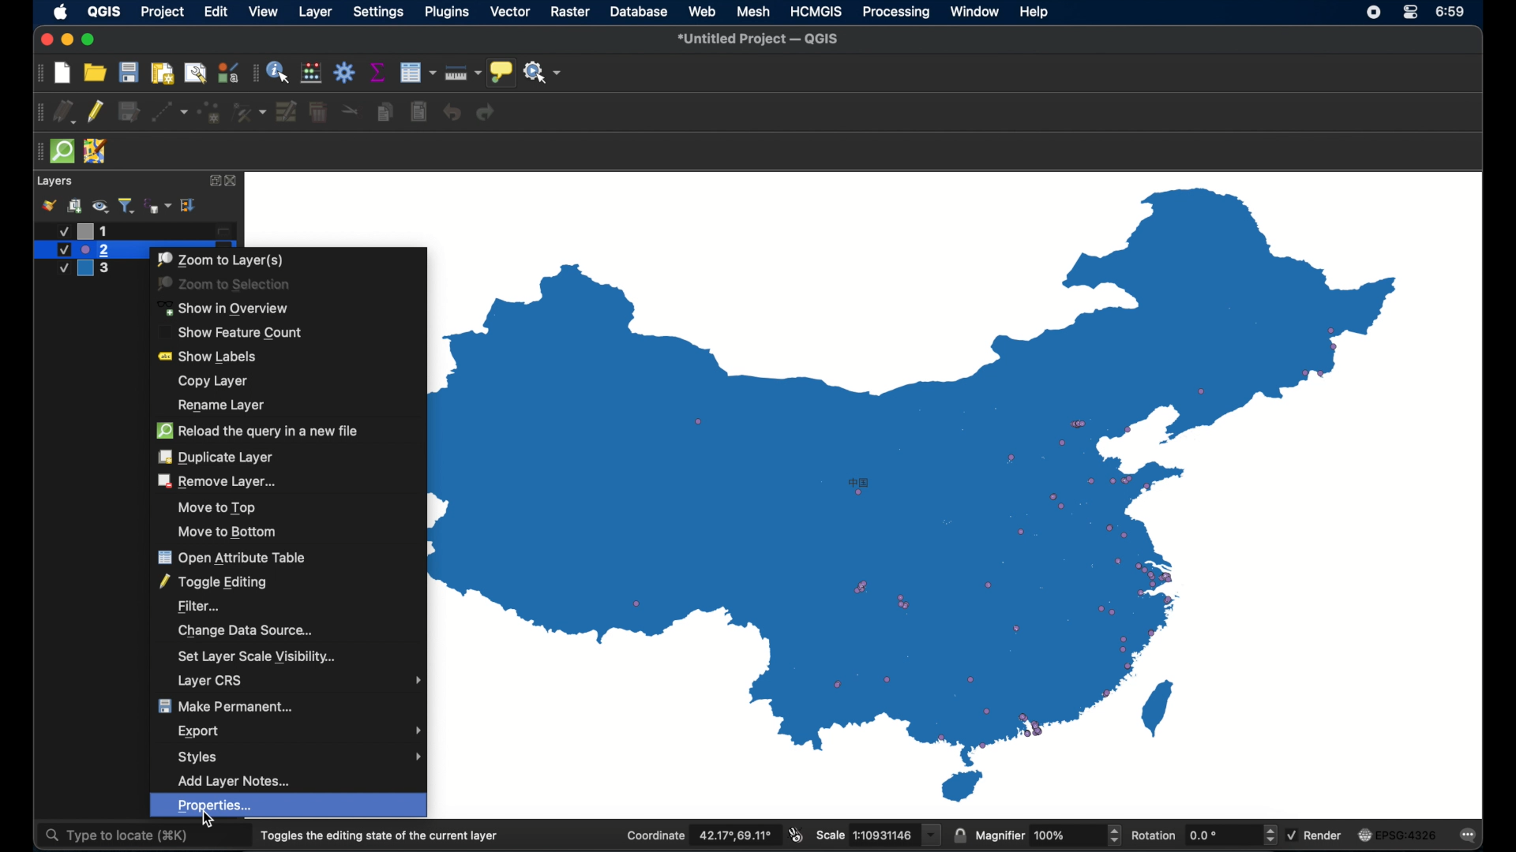 The height and width of the screenshot is (852, 1516). Describe the element at coordinates (300, 732) in the screenshot. I see `export menu` at that location.